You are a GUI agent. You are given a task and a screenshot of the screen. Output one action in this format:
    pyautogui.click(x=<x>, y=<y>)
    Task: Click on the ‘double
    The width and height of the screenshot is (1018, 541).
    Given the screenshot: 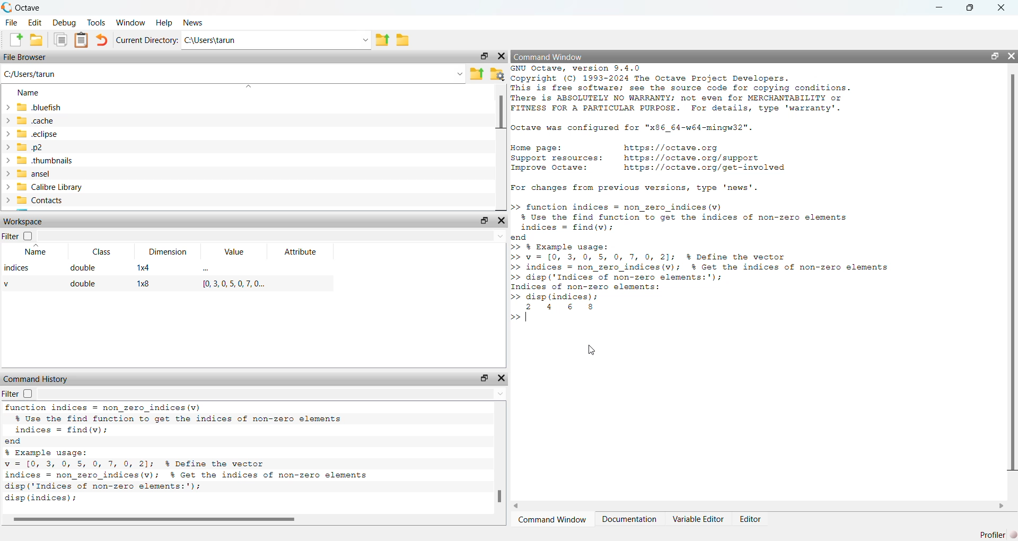 What is the action you would take?
    pyautogui.click(x=84, y=270)
    